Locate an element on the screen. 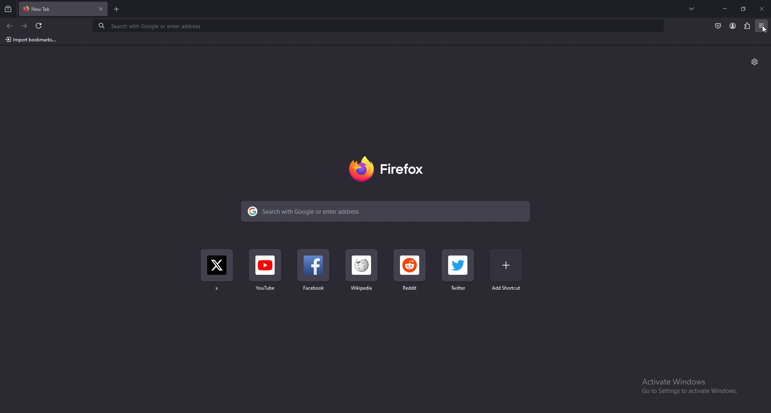 Image resolution: width=771 pixels, height=413 pixels. list all tabs is located at coordinates (691, 8).